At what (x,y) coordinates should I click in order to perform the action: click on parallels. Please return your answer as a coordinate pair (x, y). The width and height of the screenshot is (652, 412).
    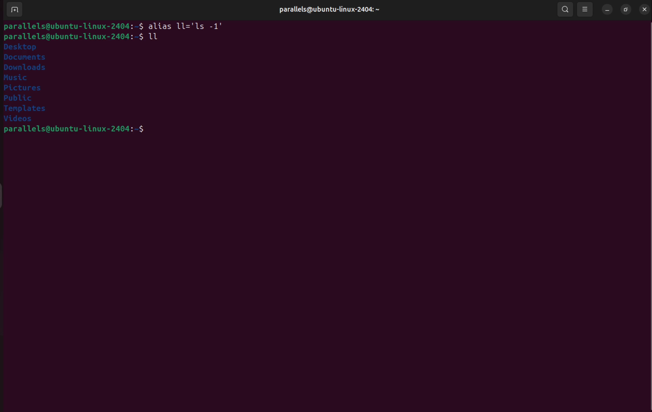
    Looking at the image, I should click on (324, 8).